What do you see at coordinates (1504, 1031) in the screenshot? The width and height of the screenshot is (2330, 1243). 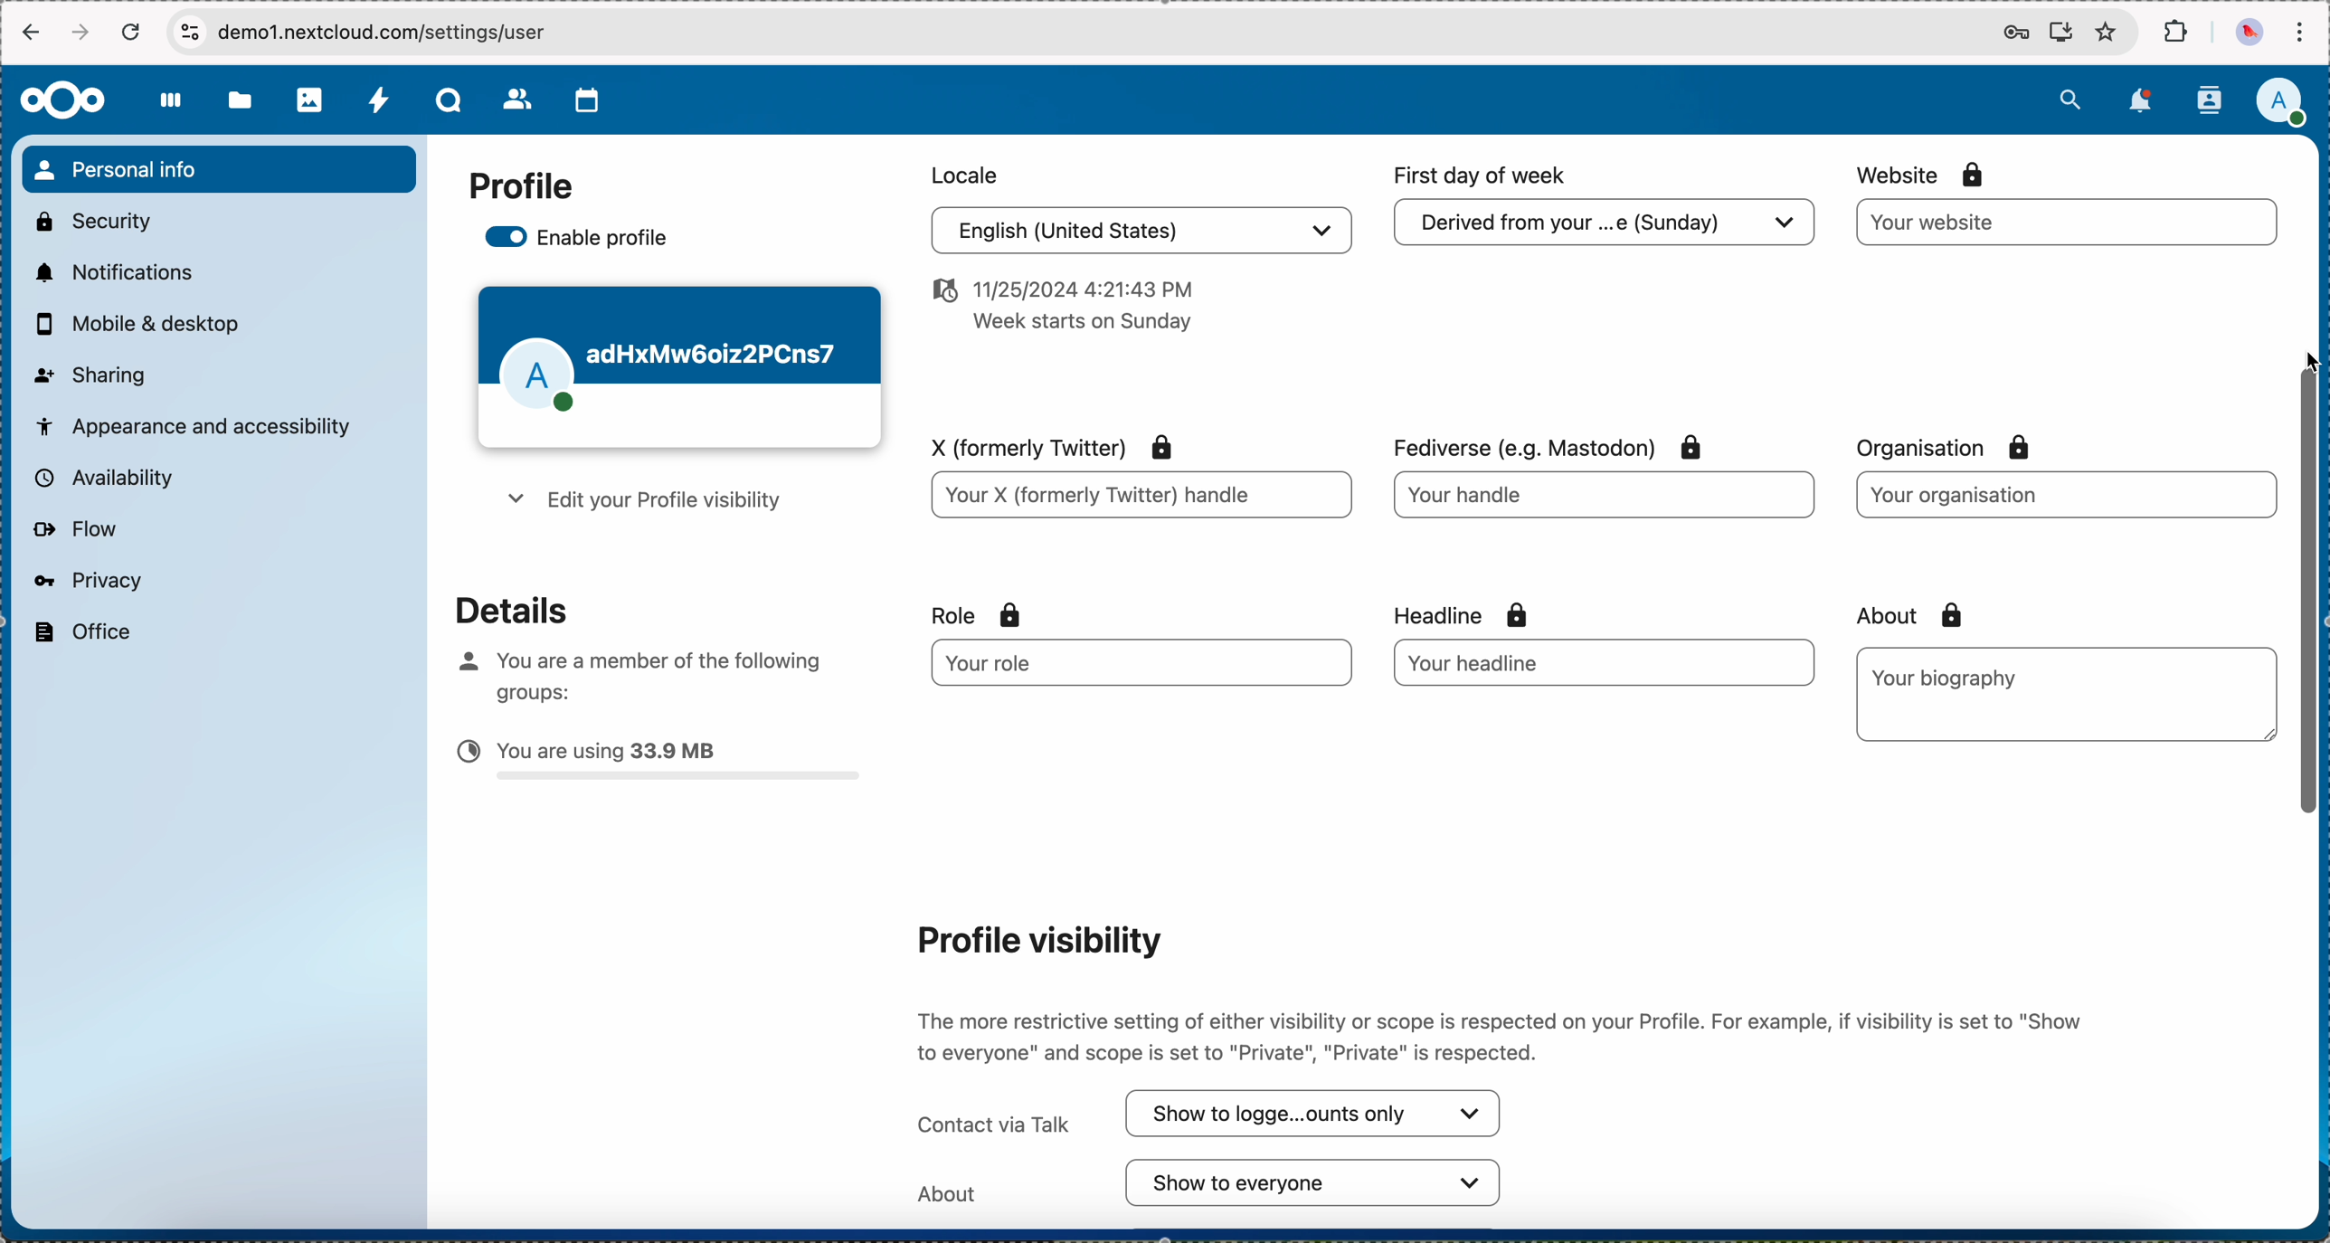 I see `description` at bounding box center [1504, 1031].